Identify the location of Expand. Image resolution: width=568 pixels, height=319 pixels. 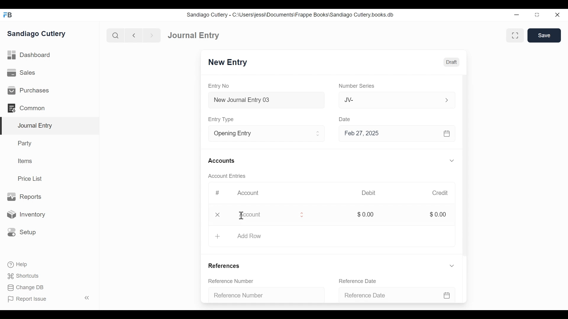
(318, 134).